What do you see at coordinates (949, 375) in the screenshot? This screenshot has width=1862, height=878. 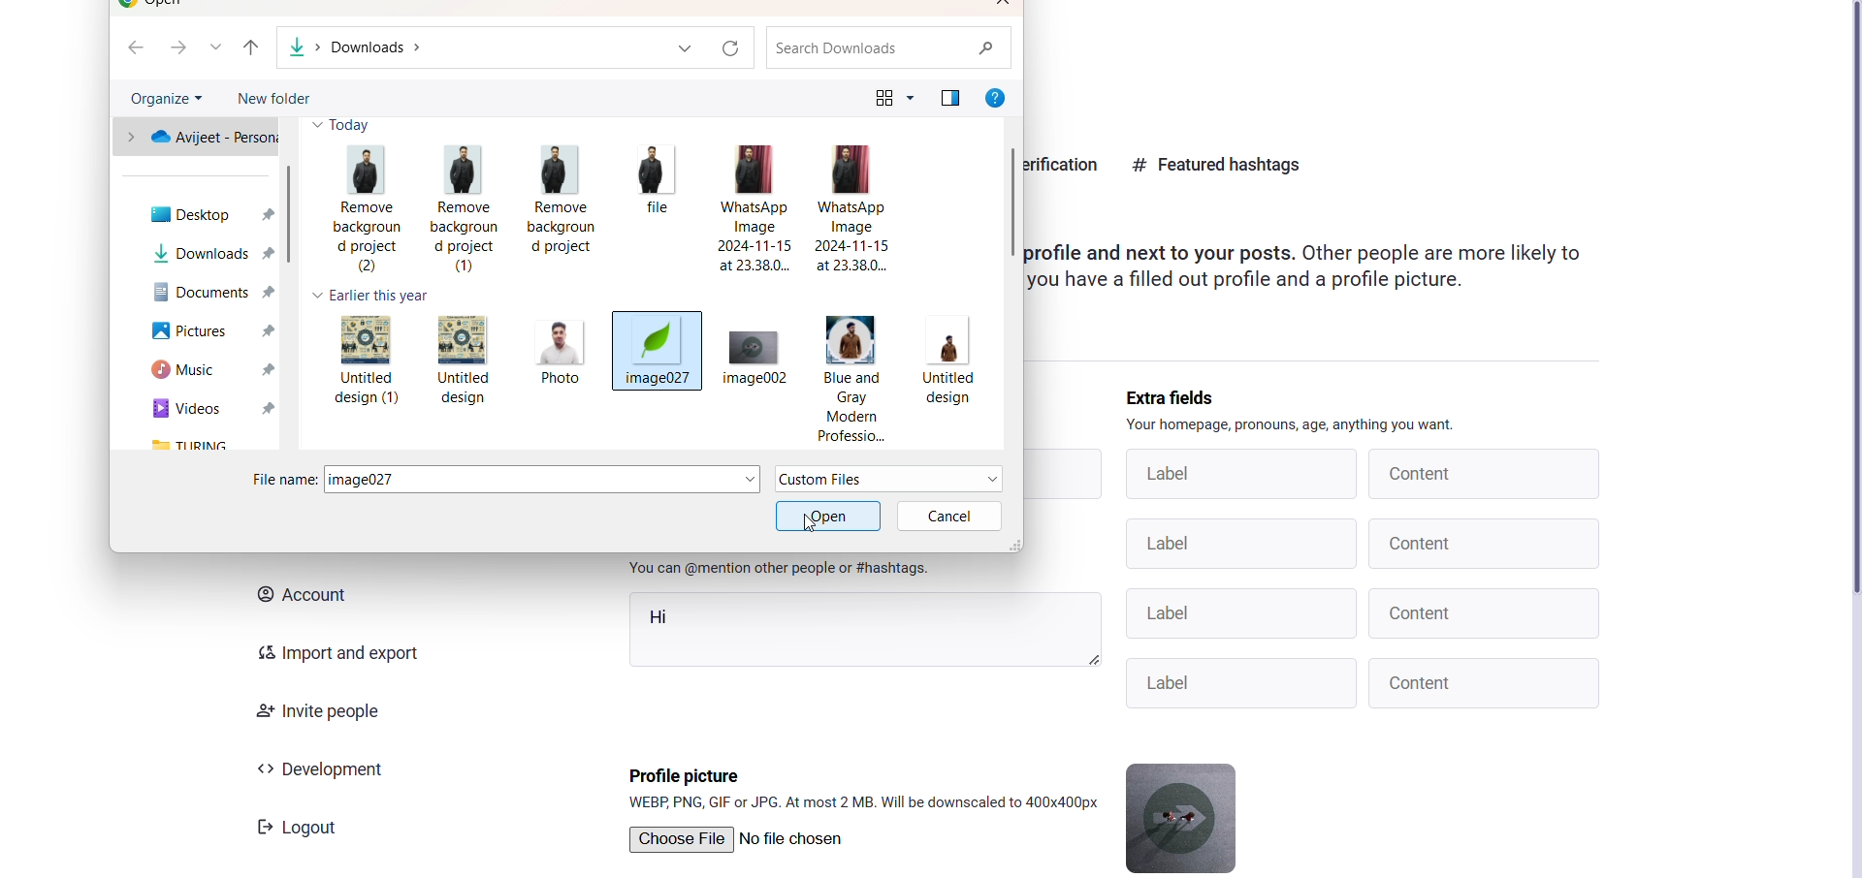 I see `Untitled design` at bounding box center [949, 375].